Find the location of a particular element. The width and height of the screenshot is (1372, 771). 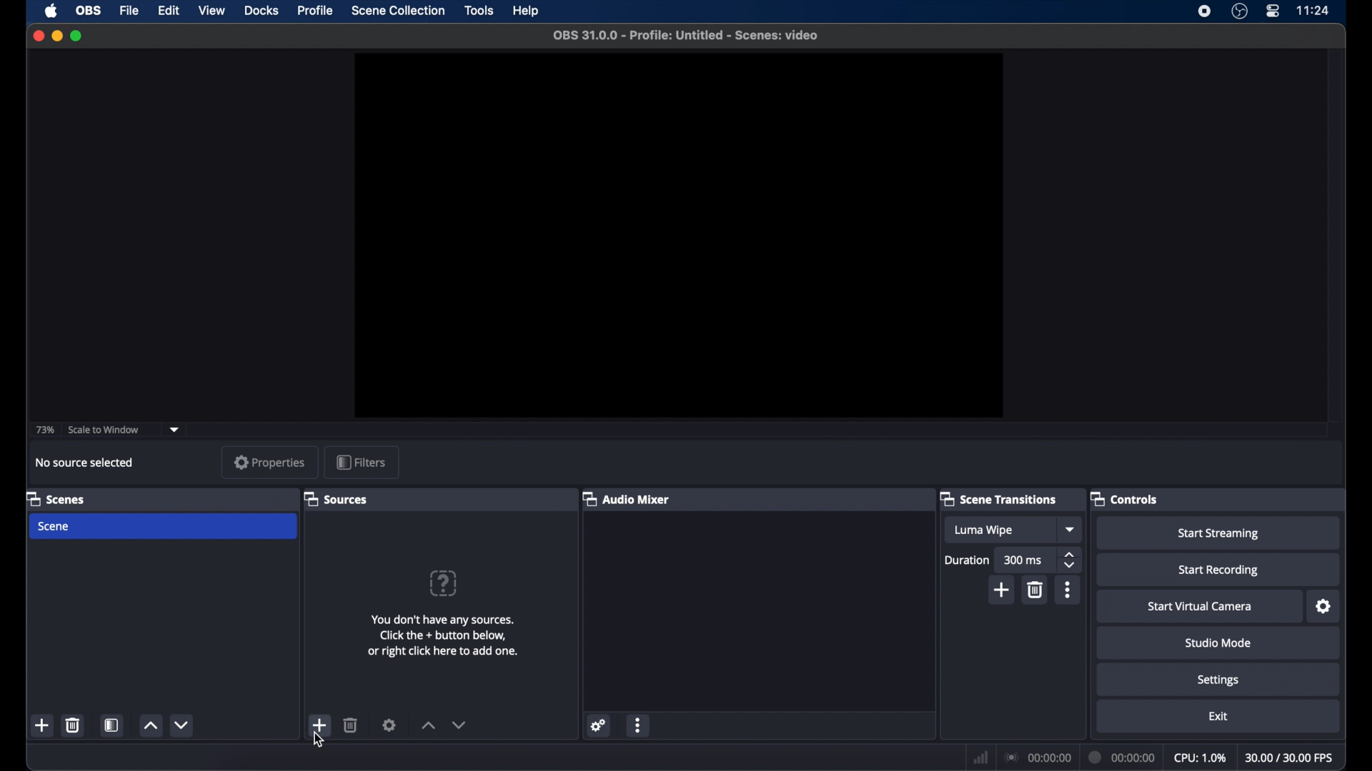

add is located at coordinates (1003, 590).